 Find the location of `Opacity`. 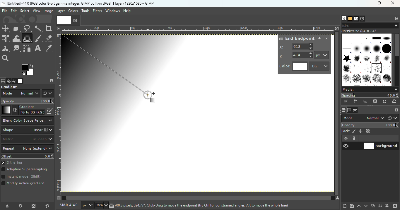

Opacity is located at coordinates (371, 125).